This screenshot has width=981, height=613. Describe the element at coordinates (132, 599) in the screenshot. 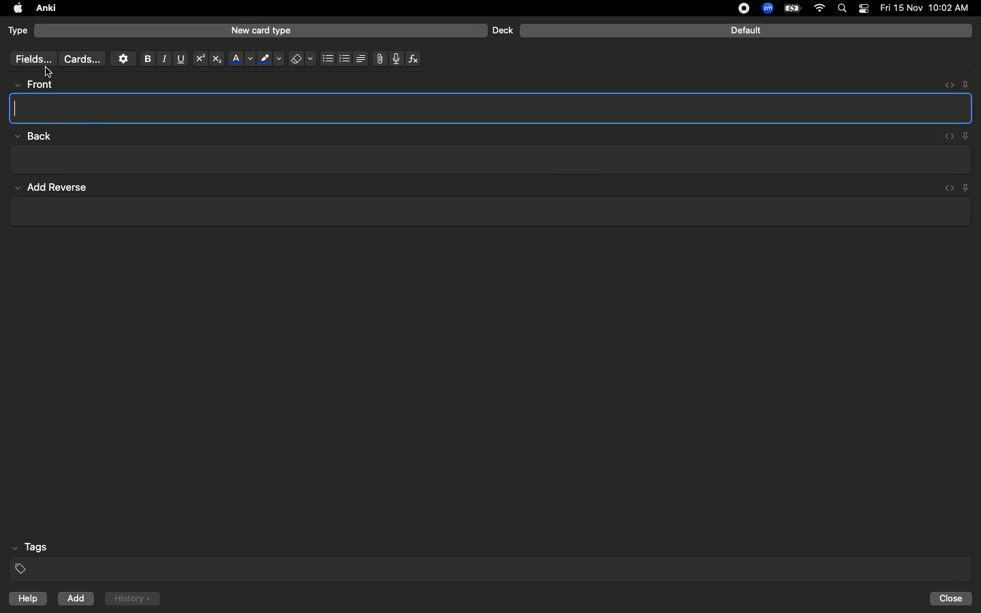

I see `History` at that location.